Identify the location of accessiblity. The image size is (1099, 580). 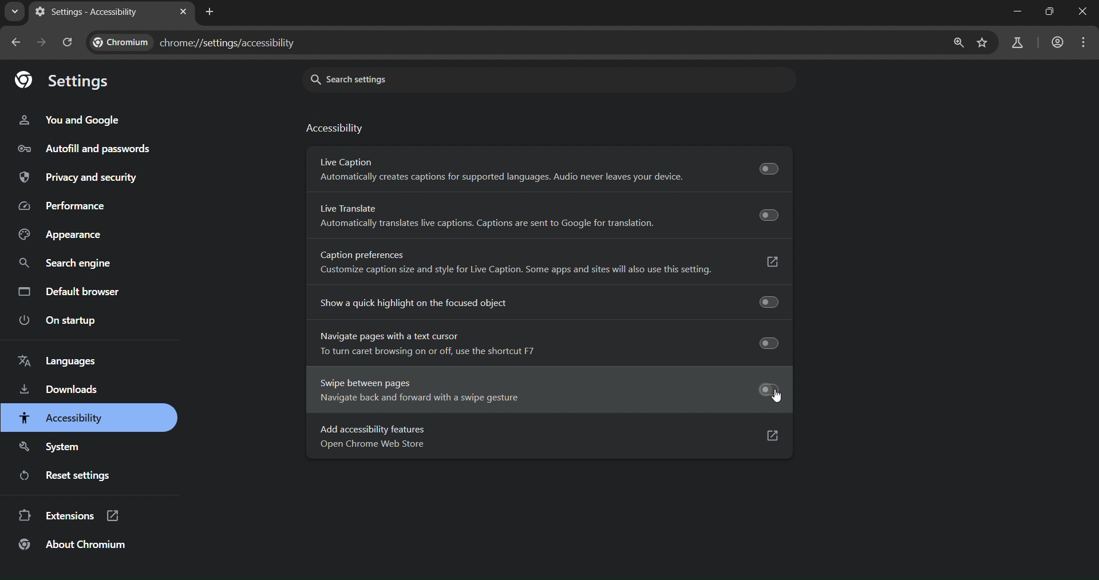
(61, 418).